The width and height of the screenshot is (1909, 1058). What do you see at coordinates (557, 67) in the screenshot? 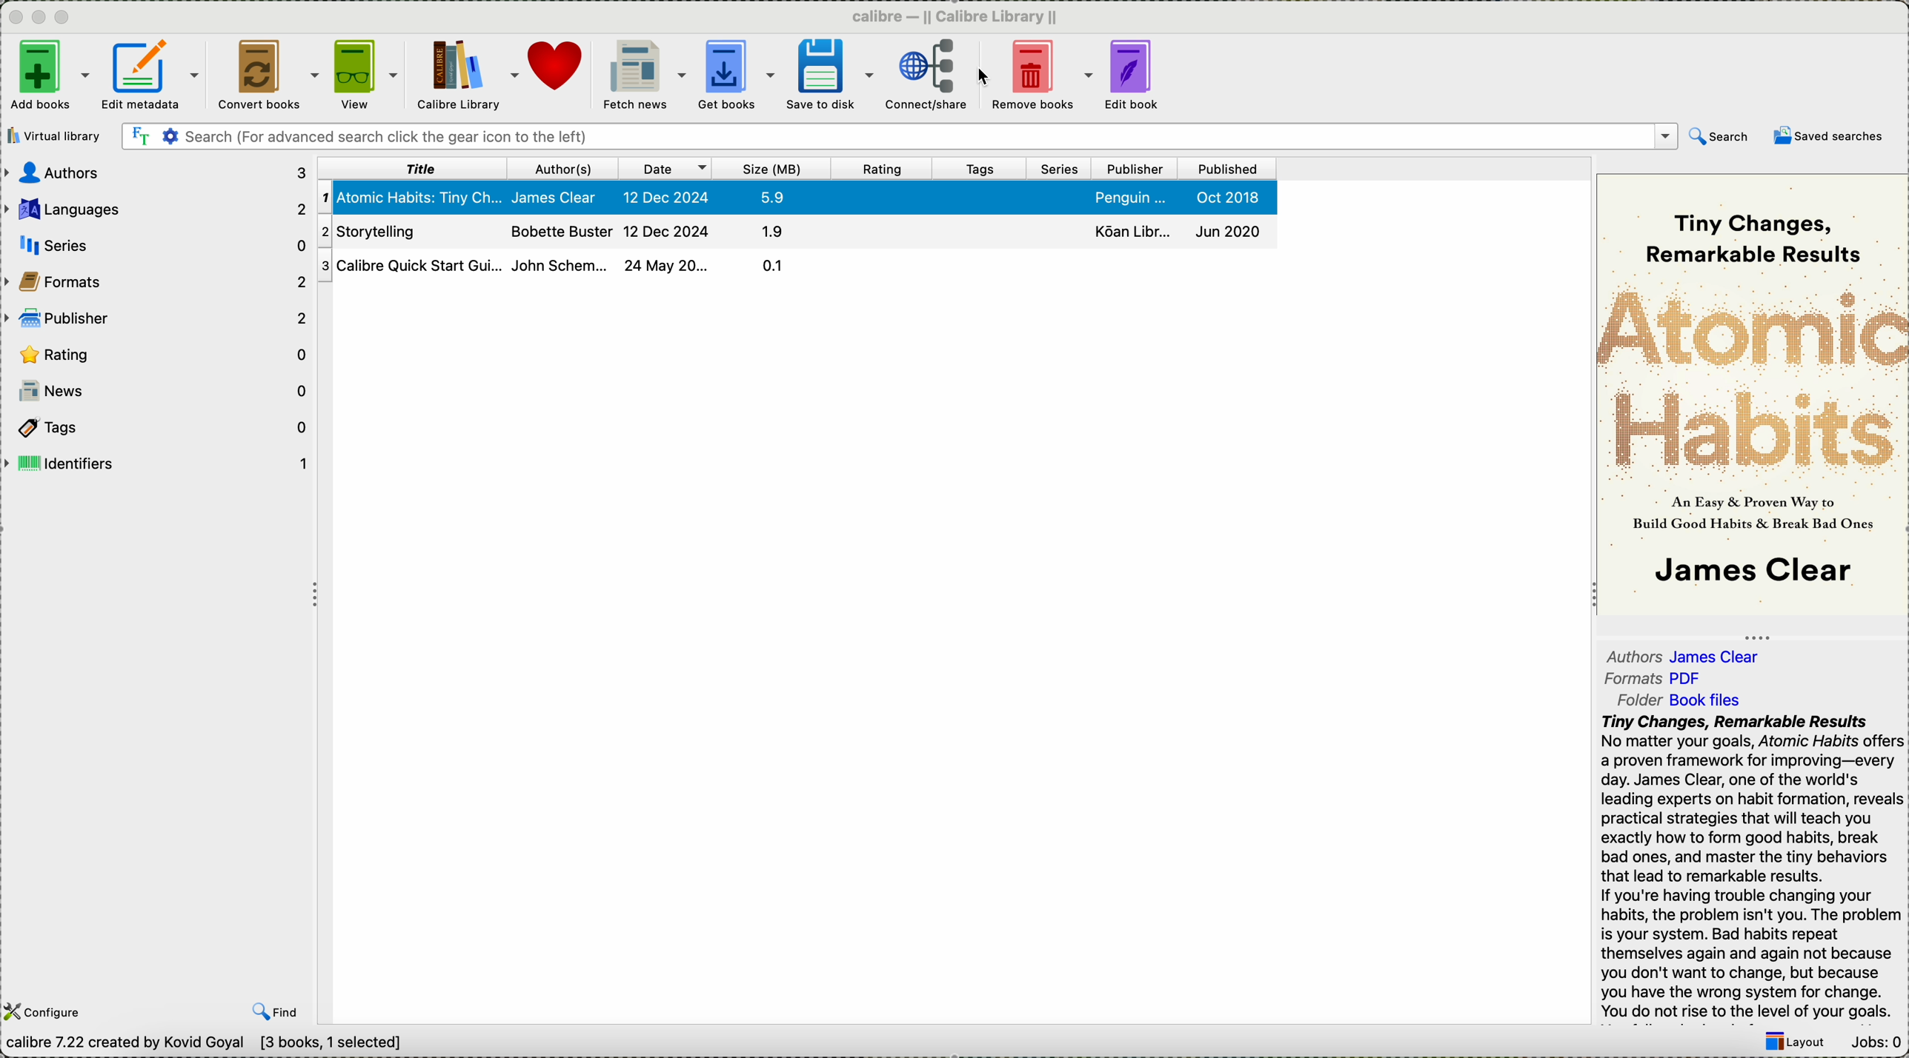
I see `donate` at bounding box center [557, 67].